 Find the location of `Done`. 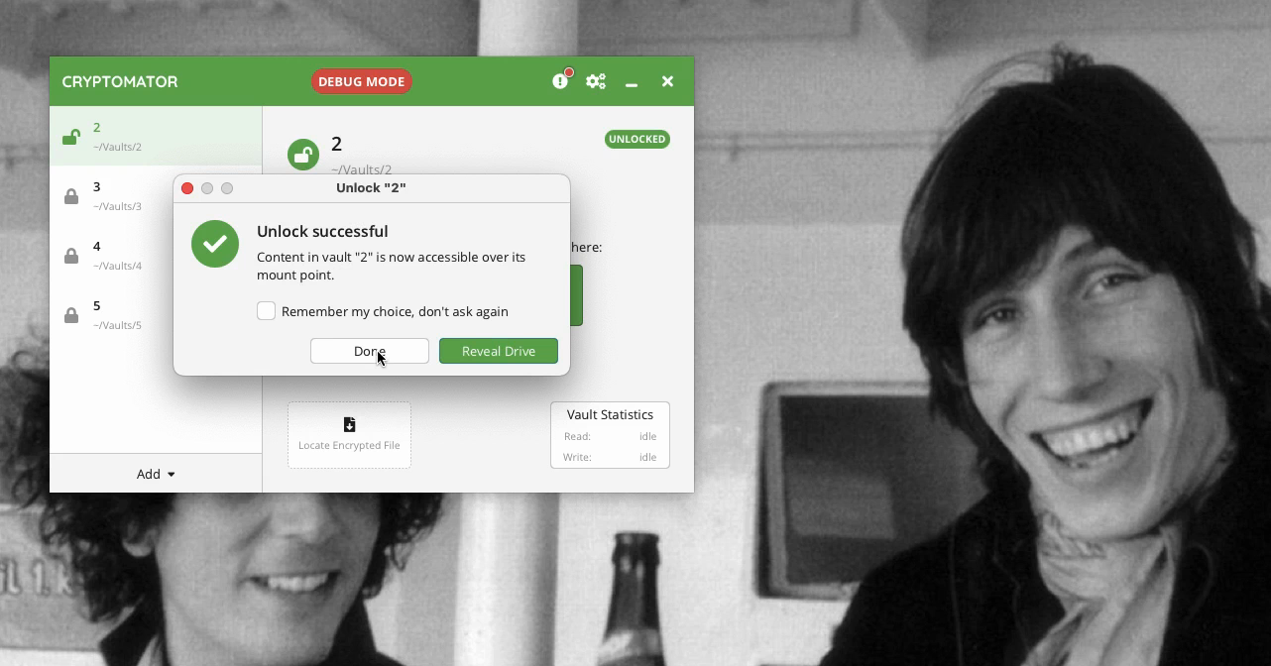

Done is located at coordinates (370, 352).